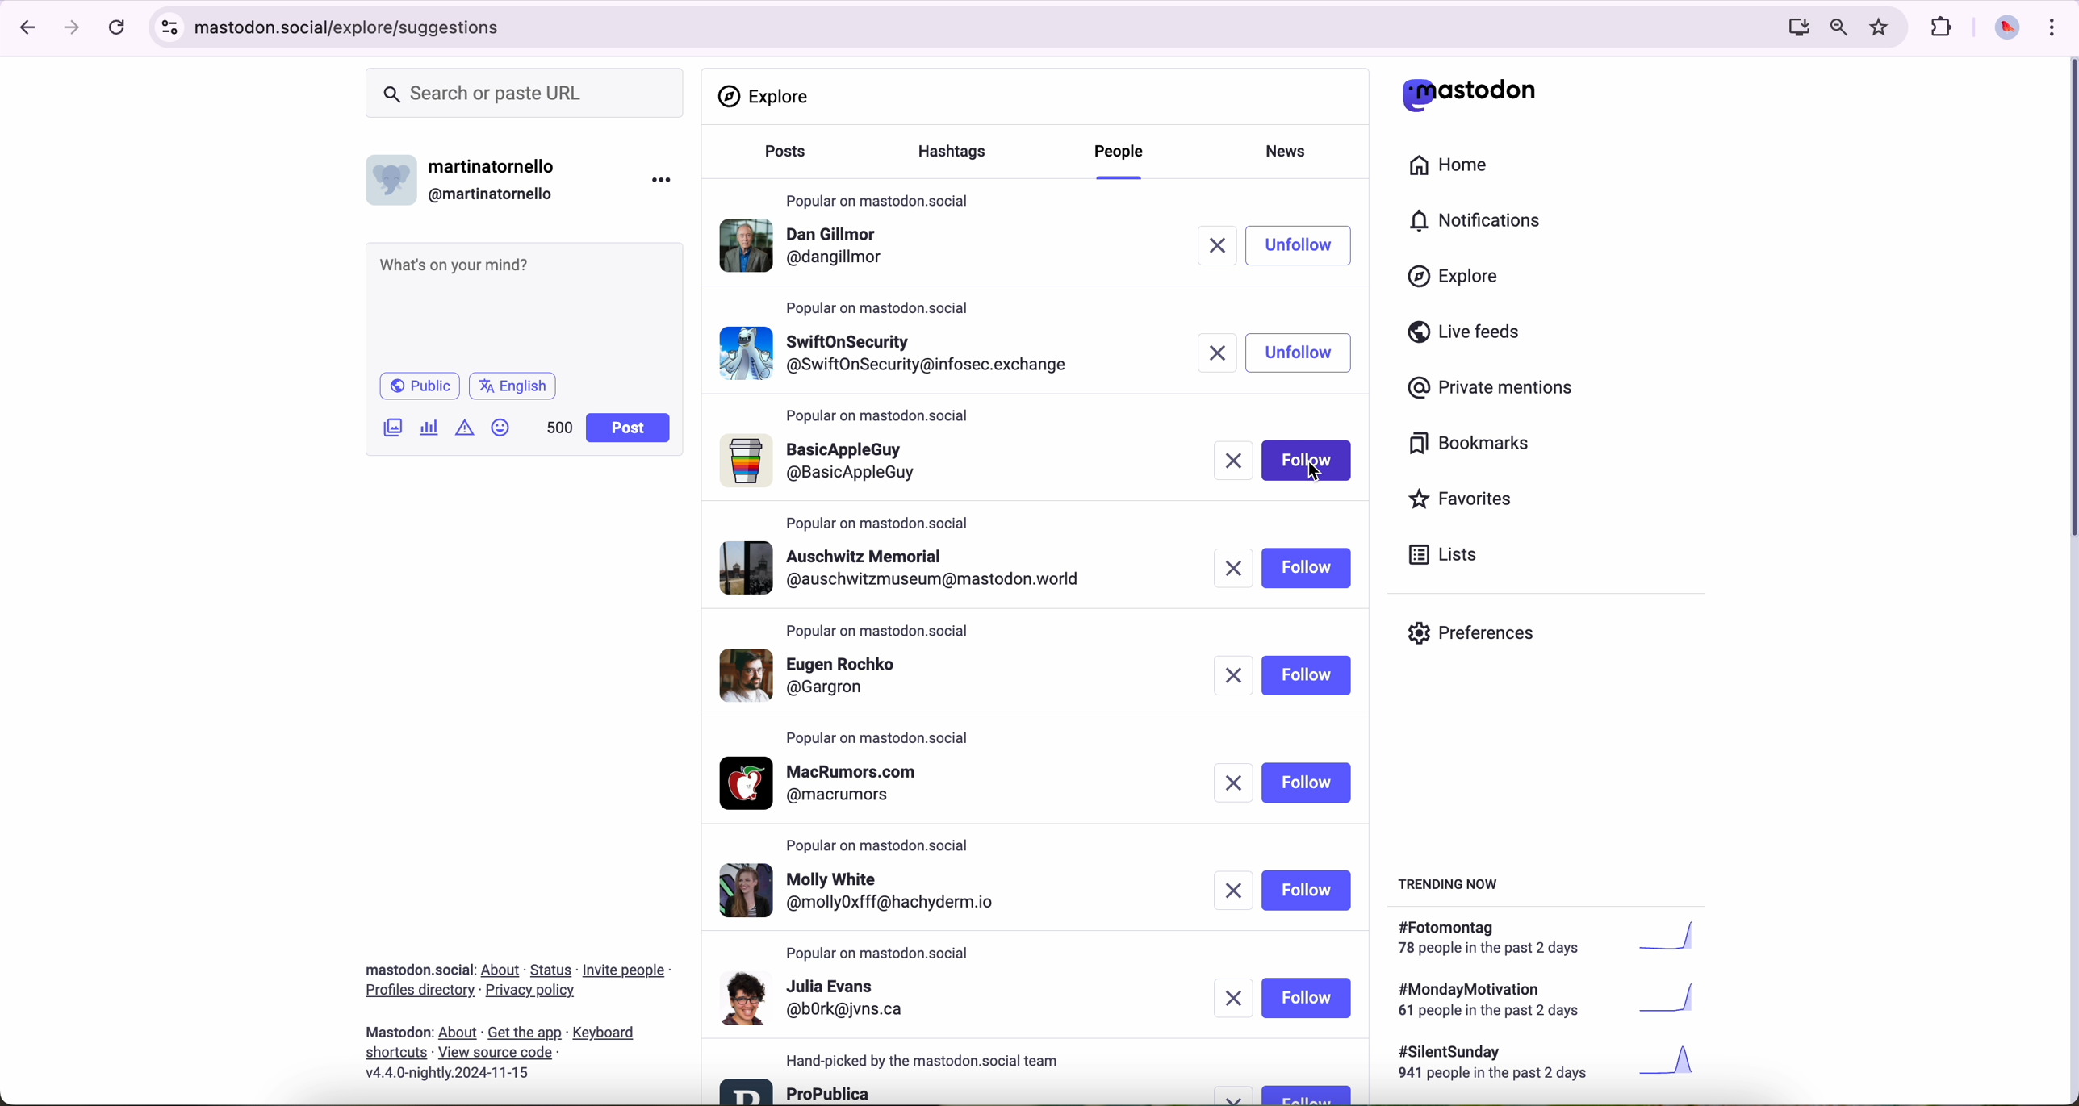  What do you see at coordinates (170, 27) in the screenshot?
I see `controls` at bounding box center [170, 27].